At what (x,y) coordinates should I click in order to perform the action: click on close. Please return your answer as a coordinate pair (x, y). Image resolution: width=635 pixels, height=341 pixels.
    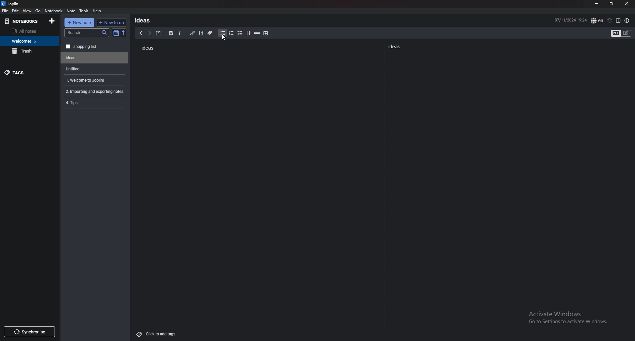
    Looking at the image, I should click on (626, 4).